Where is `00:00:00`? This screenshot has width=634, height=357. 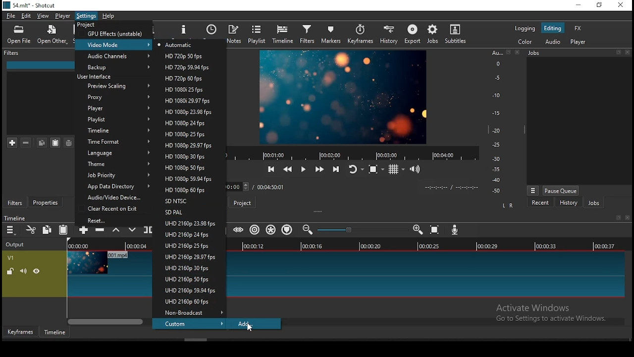
00:00:00 is located at coordinates (77, 246).